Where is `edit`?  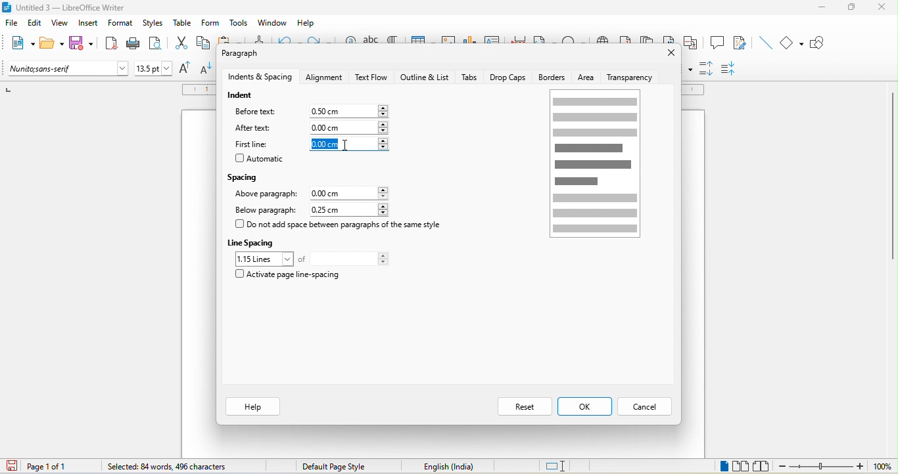 edit is located at coordinates (35, 25).